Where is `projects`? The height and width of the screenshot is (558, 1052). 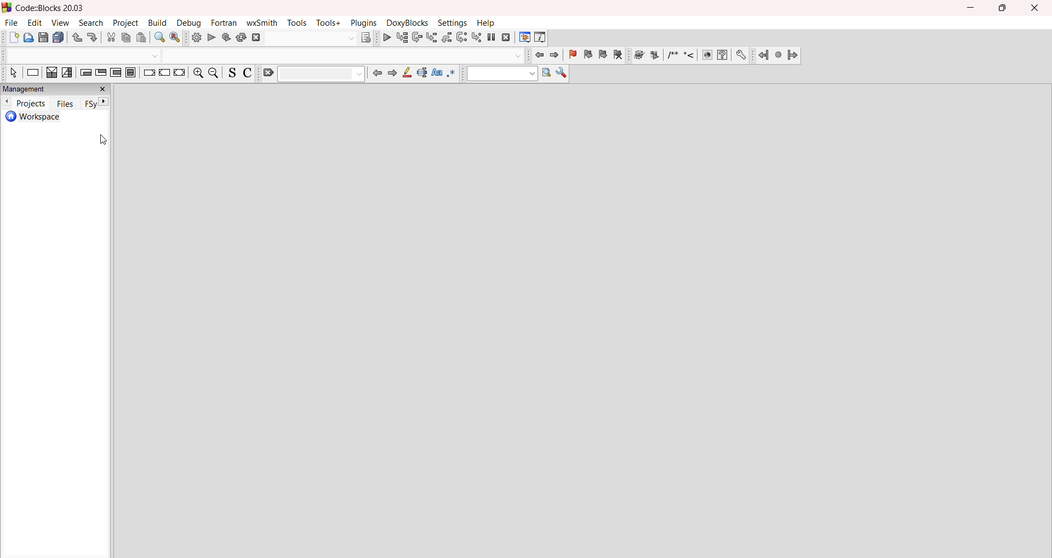
projects is located at coordinates (31, 103).